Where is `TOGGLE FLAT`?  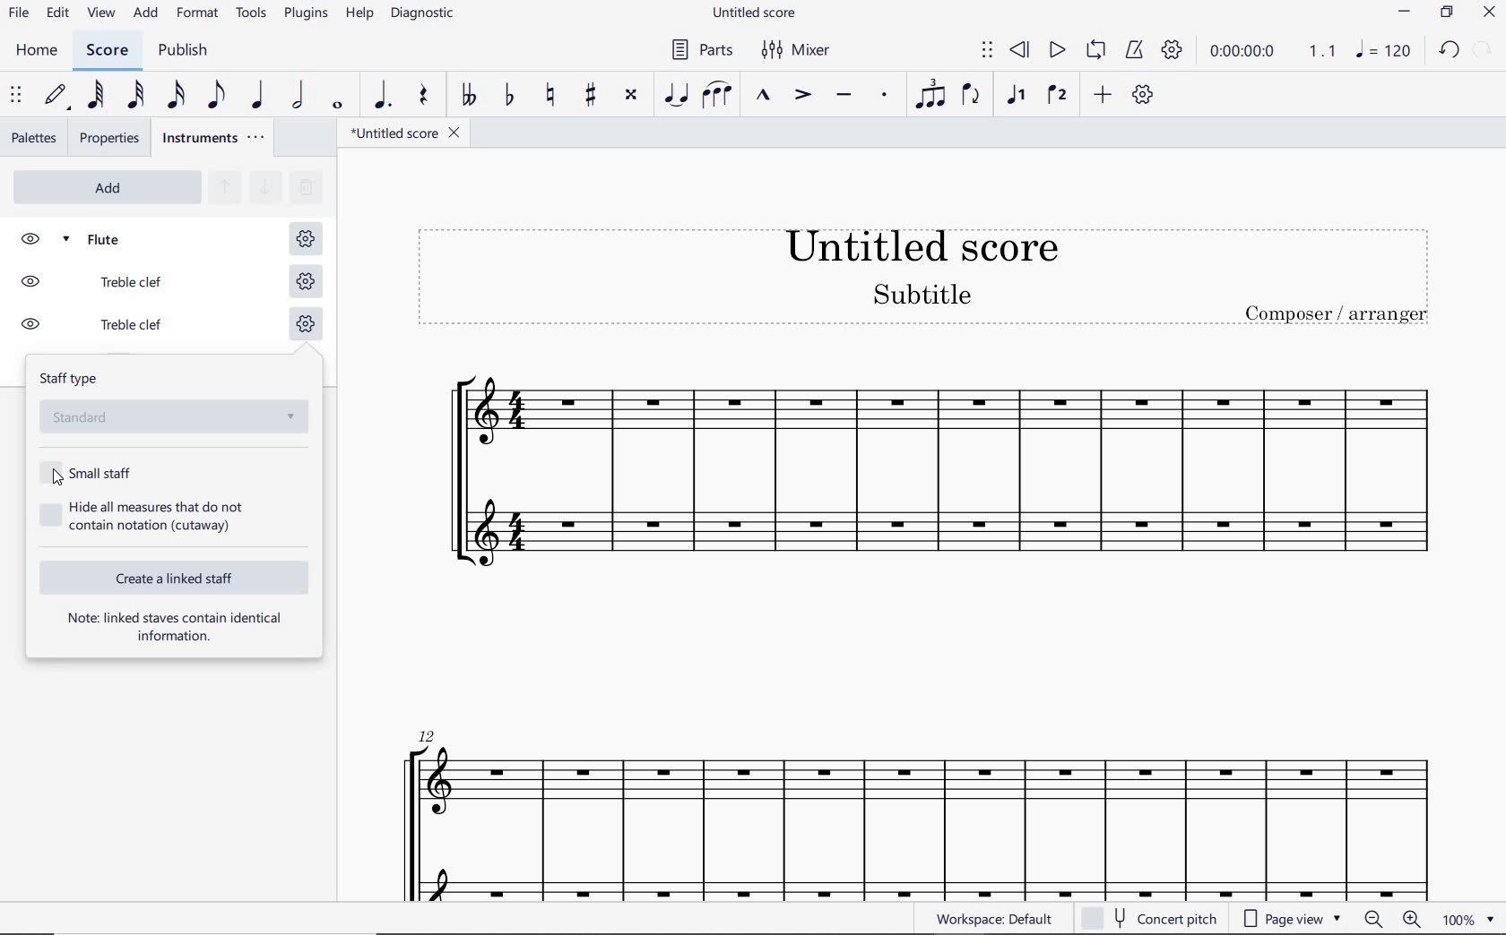 TOGGLE FLAT is located at coordinates (510, 96).